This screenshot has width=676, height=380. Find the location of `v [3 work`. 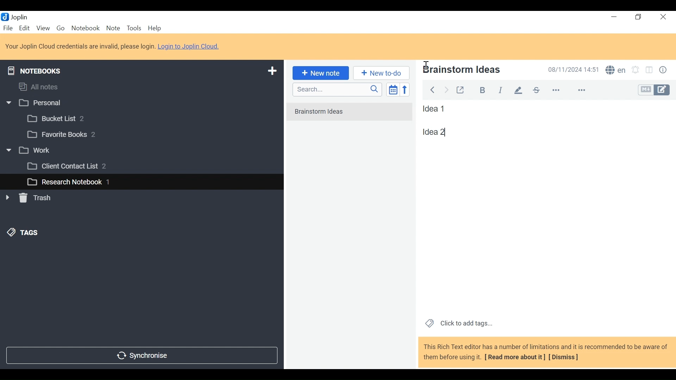

v [3 work is located at coordinates (36, 151).